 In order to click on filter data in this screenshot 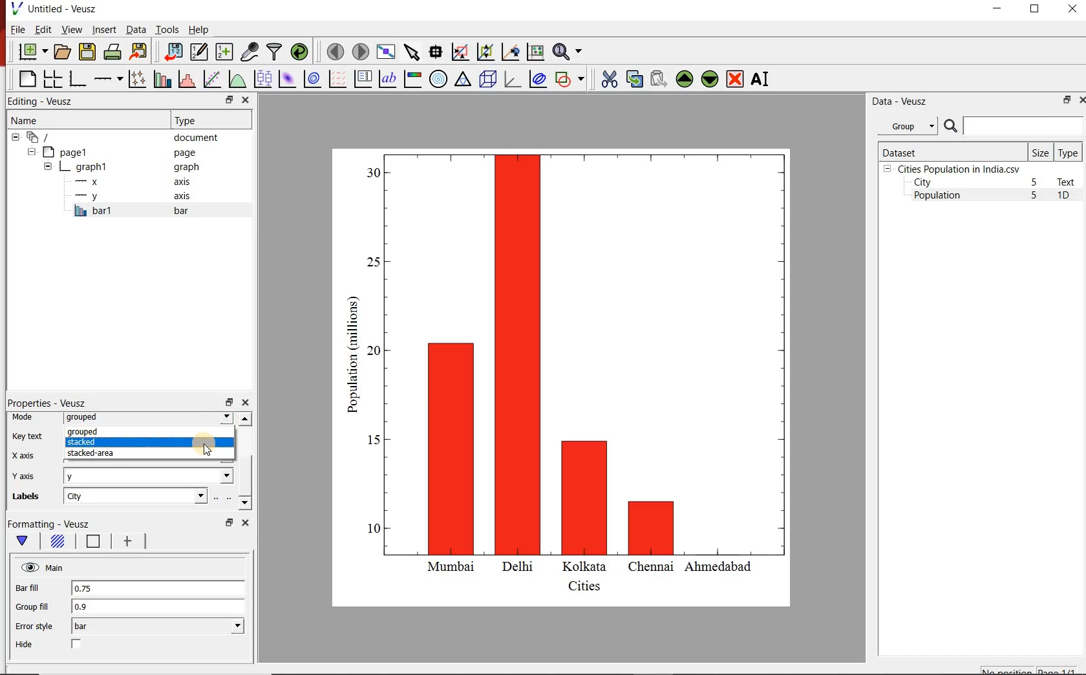, I will do `click(275, 52)`.